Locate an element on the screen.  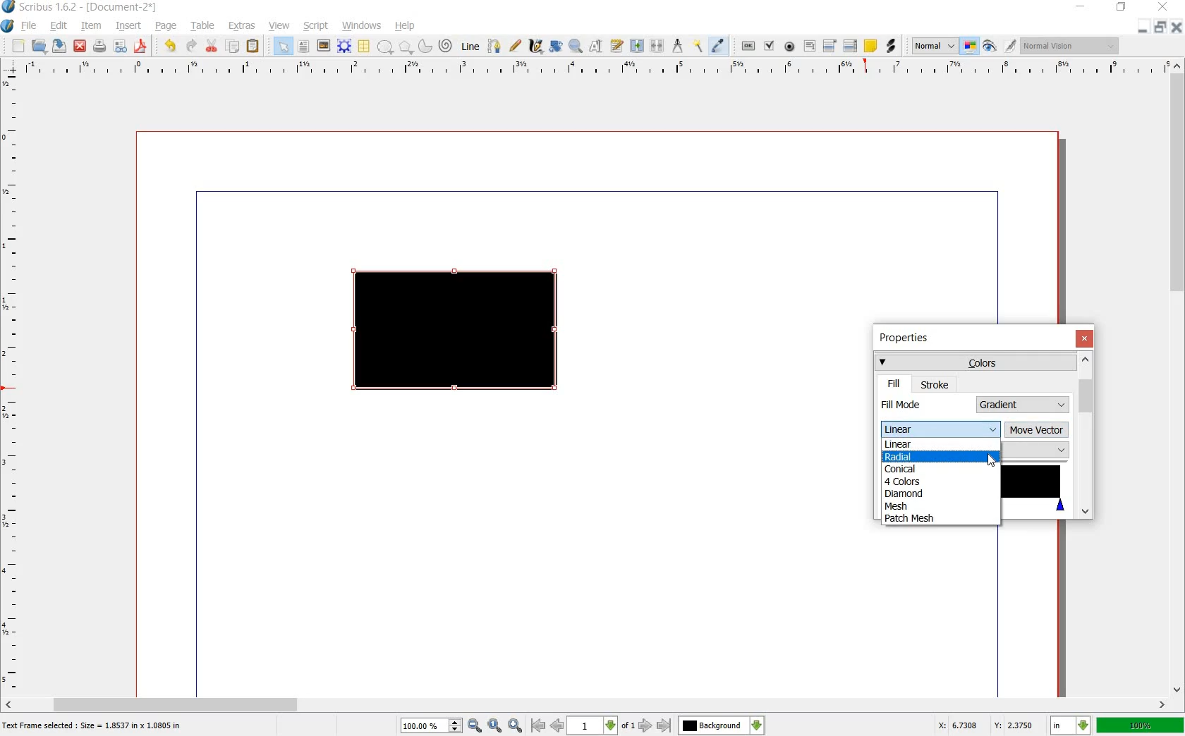
100% is located at coordinates (1141, 725).